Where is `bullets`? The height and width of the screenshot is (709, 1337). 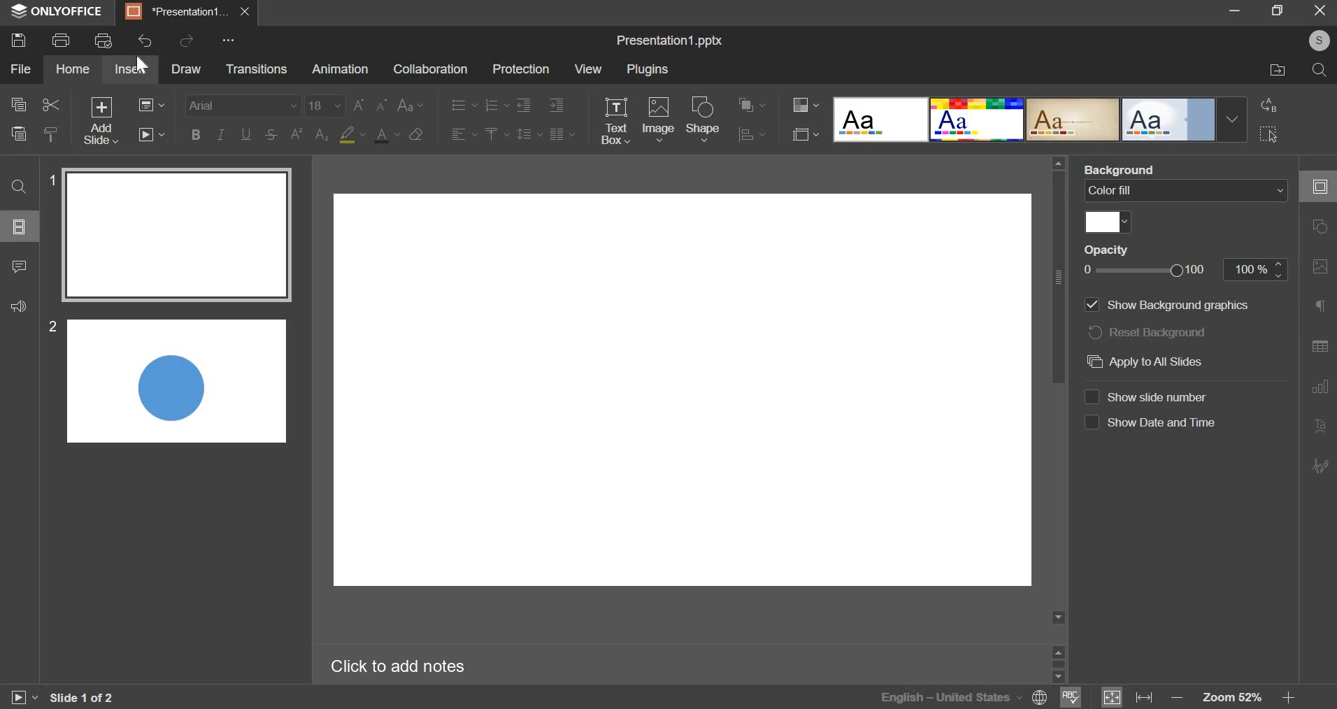 bullets is located at coordinates (461, 106).